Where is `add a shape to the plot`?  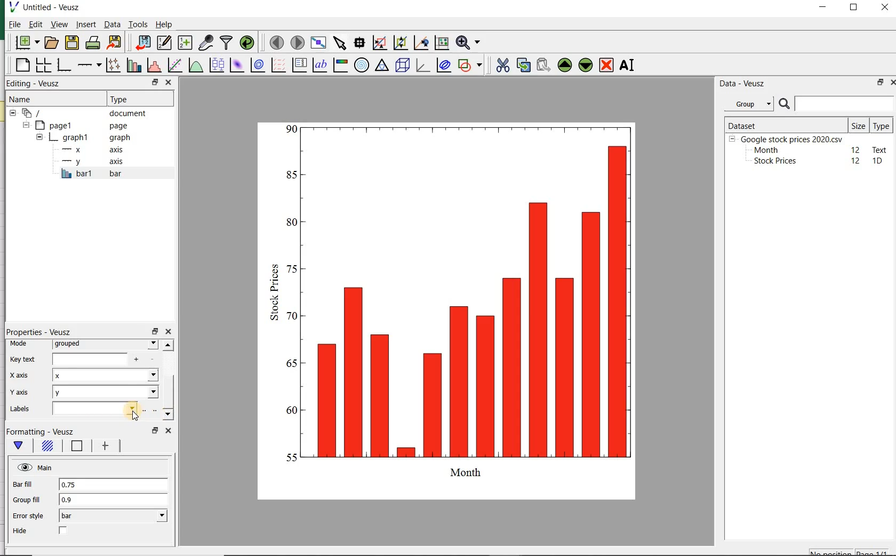
add a shape to the plot is located at coordinates (470, 66).